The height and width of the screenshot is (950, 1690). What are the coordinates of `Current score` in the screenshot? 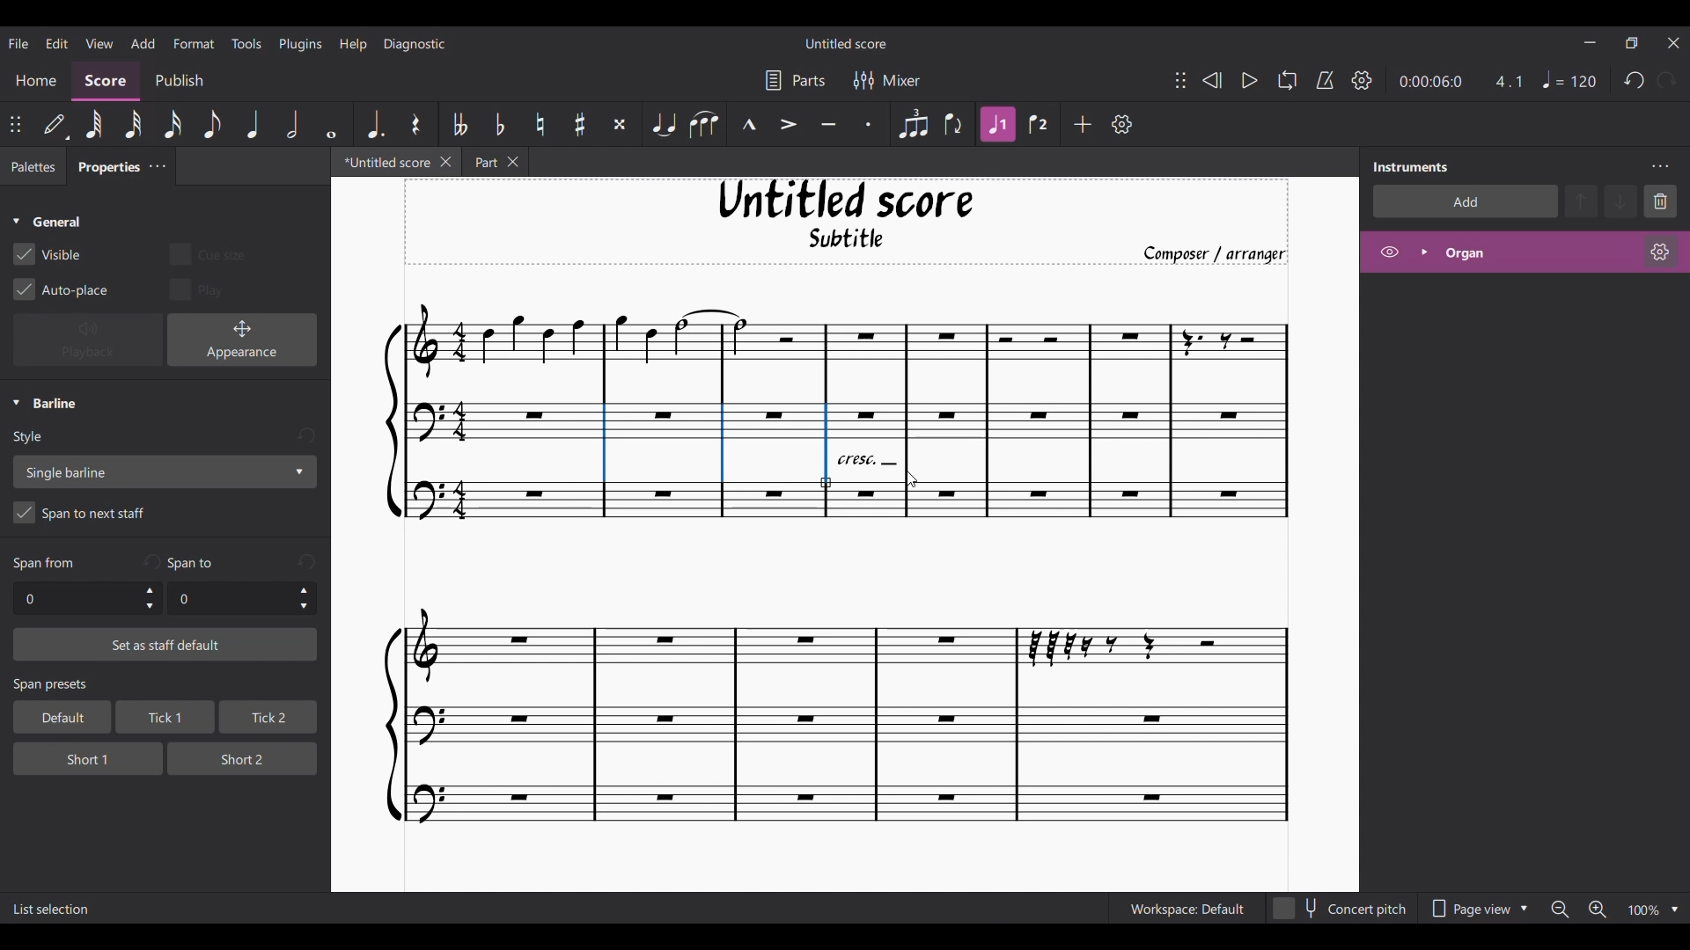 It's located at (827, 685).